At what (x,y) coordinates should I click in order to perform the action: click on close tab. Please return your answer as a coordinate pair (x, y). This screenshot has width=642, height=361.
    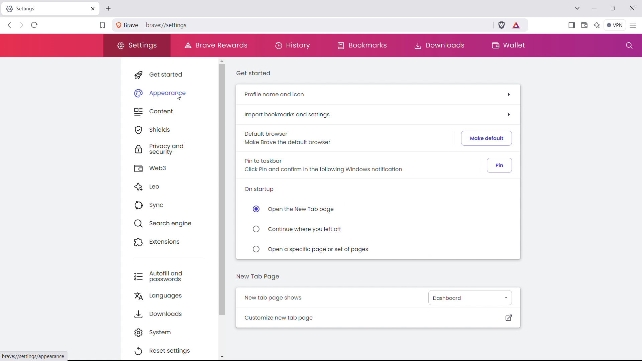
    Looking at the image, I should click on (93, 9).